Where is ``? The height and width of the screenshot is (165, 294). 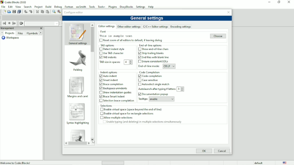  is located at coordinates (101, 113).